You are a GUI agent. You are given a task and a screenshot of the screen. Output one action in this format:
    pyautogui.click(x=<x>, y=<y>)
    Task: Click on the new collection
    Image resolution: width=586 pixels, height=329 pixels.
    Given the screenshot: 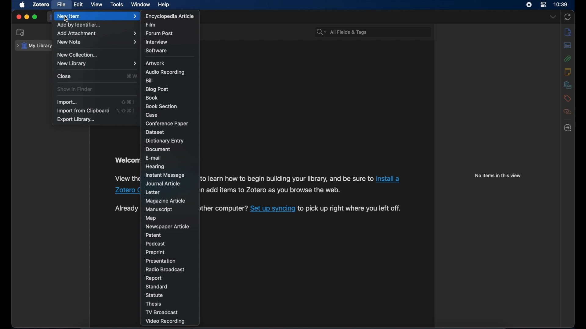 What is the action you would take?
    pyautogui.click(x=77, y=55)
    